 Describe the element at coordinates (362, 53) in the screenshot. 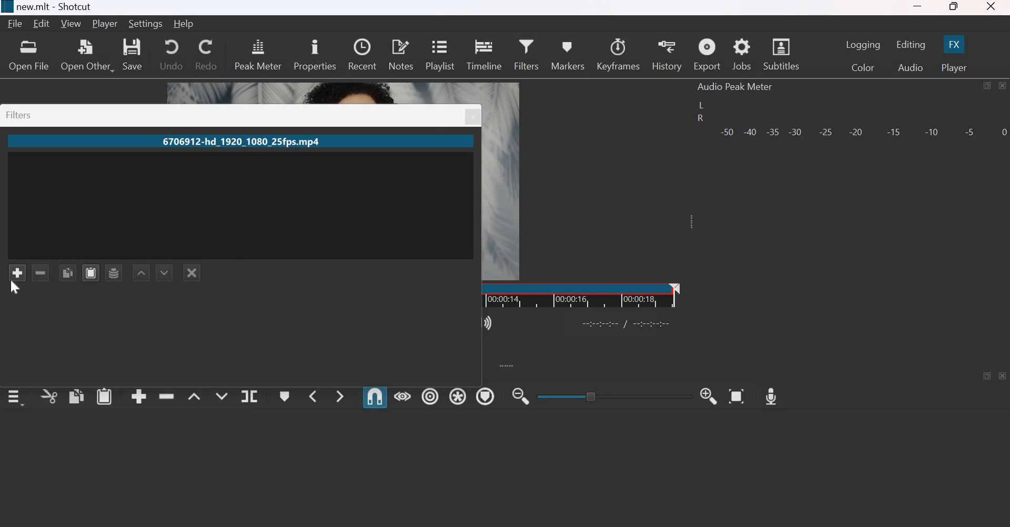

I see `recent` at that location.